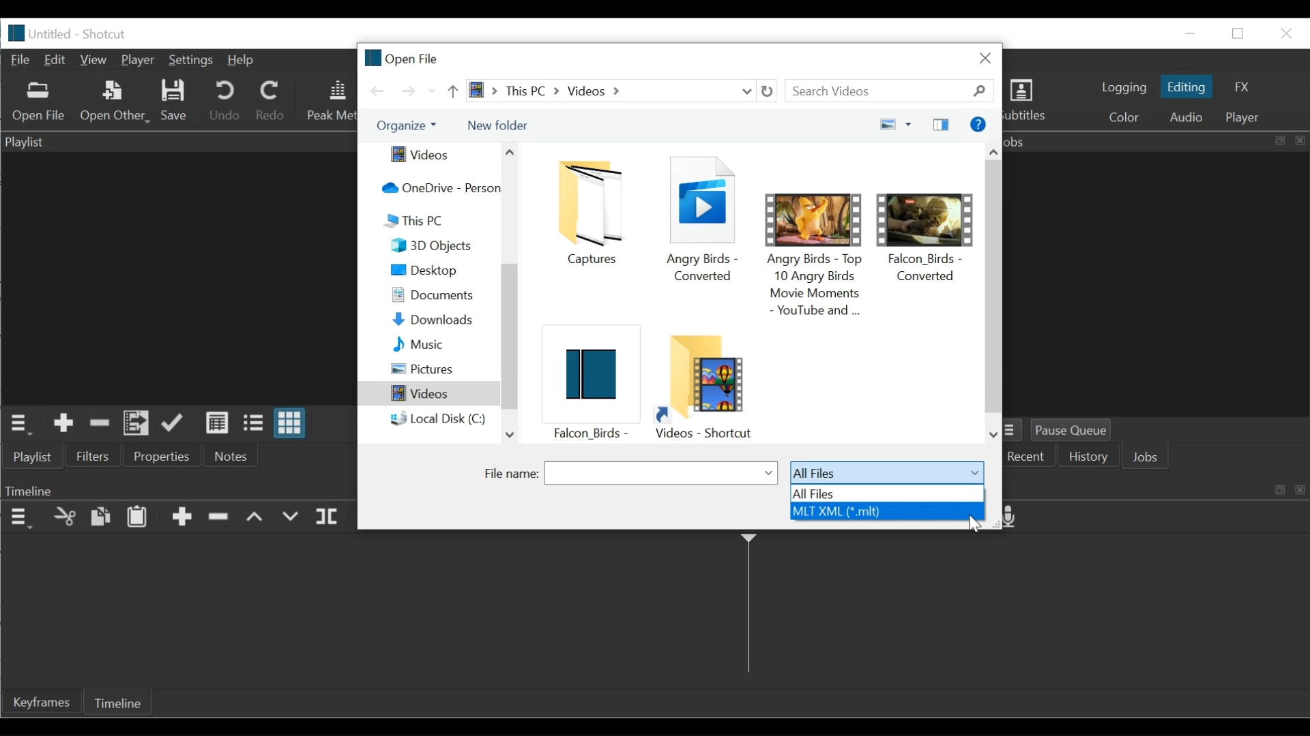 This screenshot has height=736, width=1310. I want to click on Peak Meter, so click(331, 102).